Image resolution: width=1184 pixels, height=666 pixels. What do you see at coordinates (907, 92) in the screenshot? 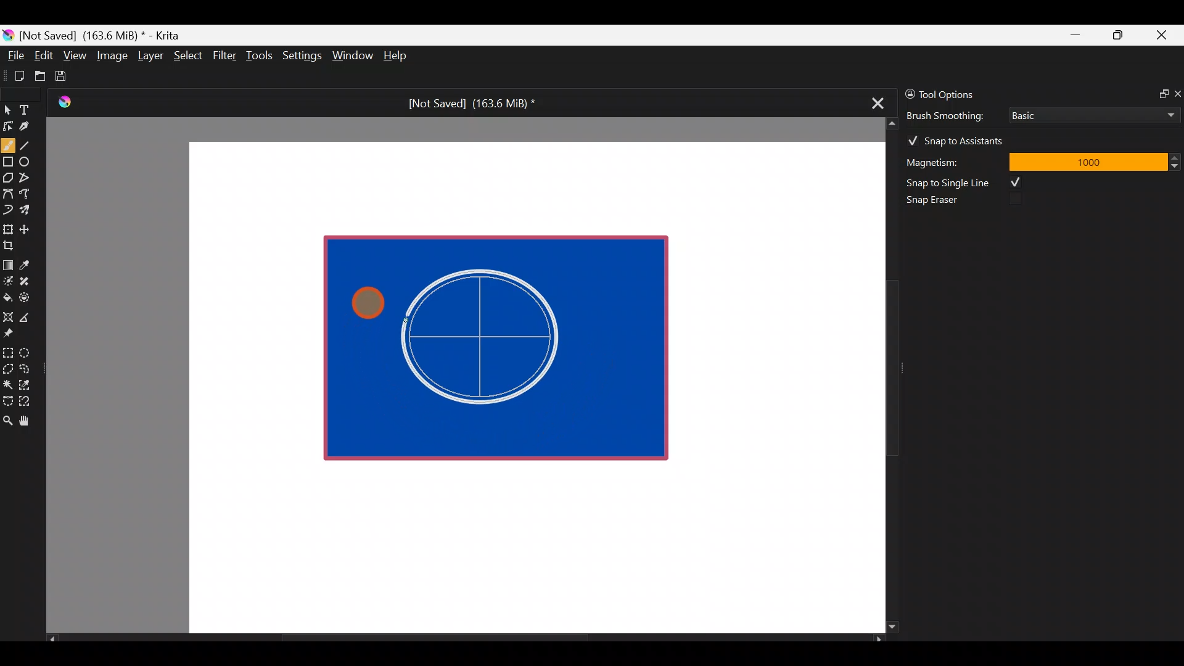
I see `Lock/unlock docker` at bounding box center [907, 92].